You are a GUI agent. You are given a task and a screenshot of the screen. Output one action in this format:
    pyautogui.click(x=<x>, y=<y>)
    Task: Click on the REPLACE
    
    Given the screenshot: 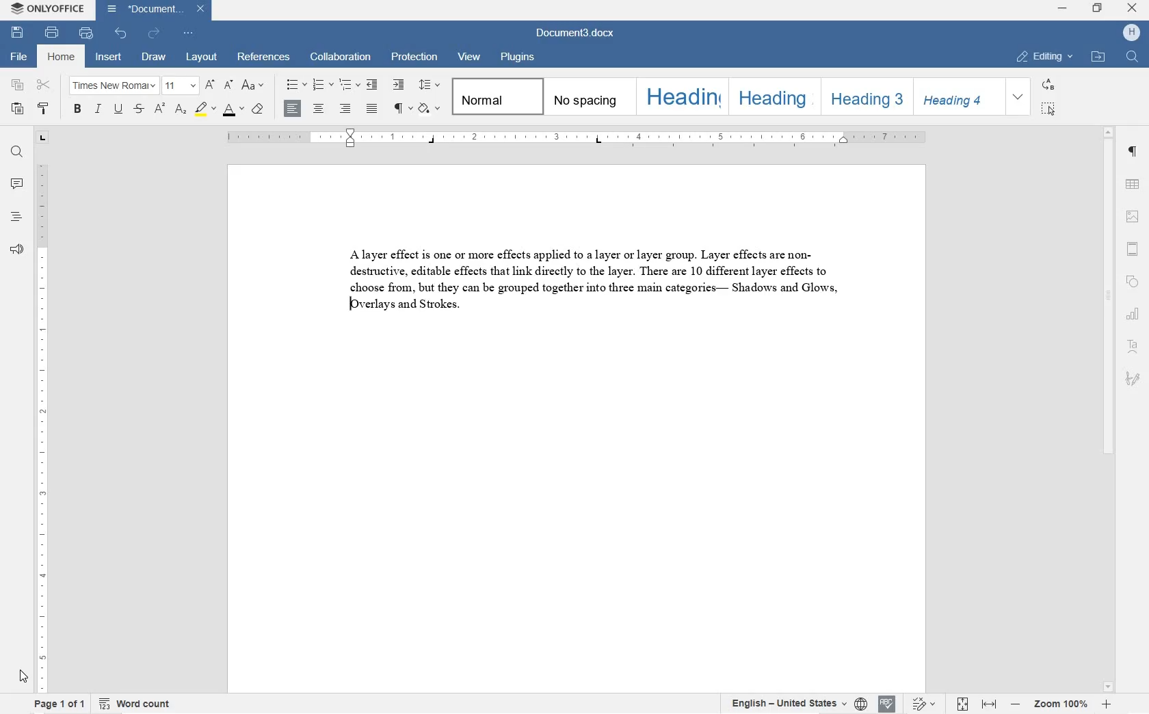 What is the action you would take?
    pyautogui.click(x=1048, y=85)
    